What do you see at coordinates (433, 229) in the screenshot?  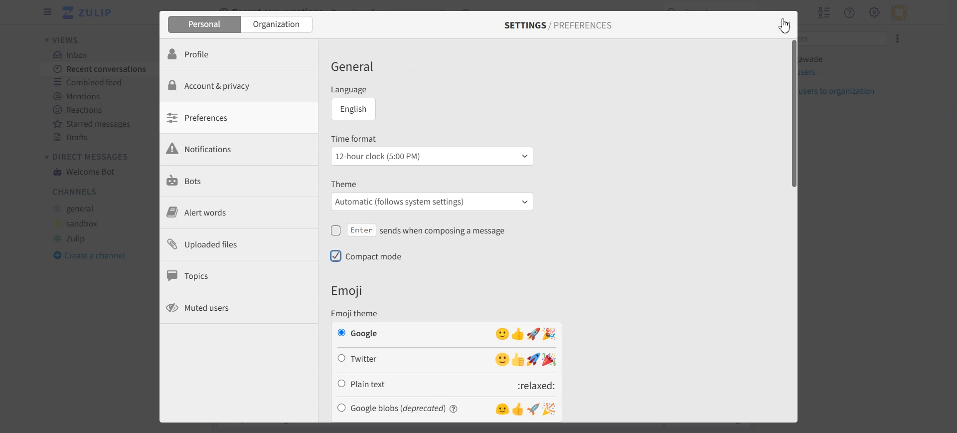 I see `Enter sends when composing a message` at bounding box center [433, 229].